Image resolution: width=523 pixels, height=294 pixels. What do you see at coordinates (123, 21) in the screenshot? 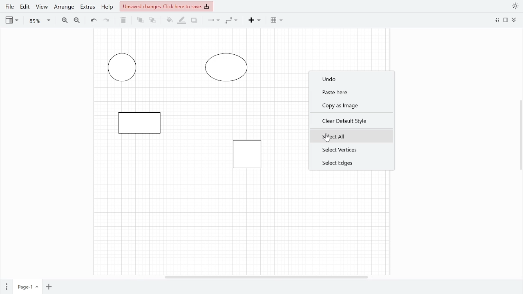
I see `Delete` at bounding box center [123, 21].